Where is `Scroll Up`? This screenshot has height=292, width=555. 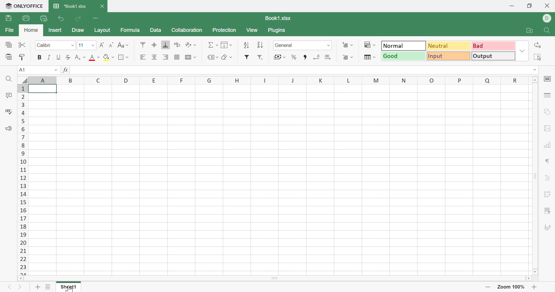
Scroll Up is located at coordinates (535, 80).